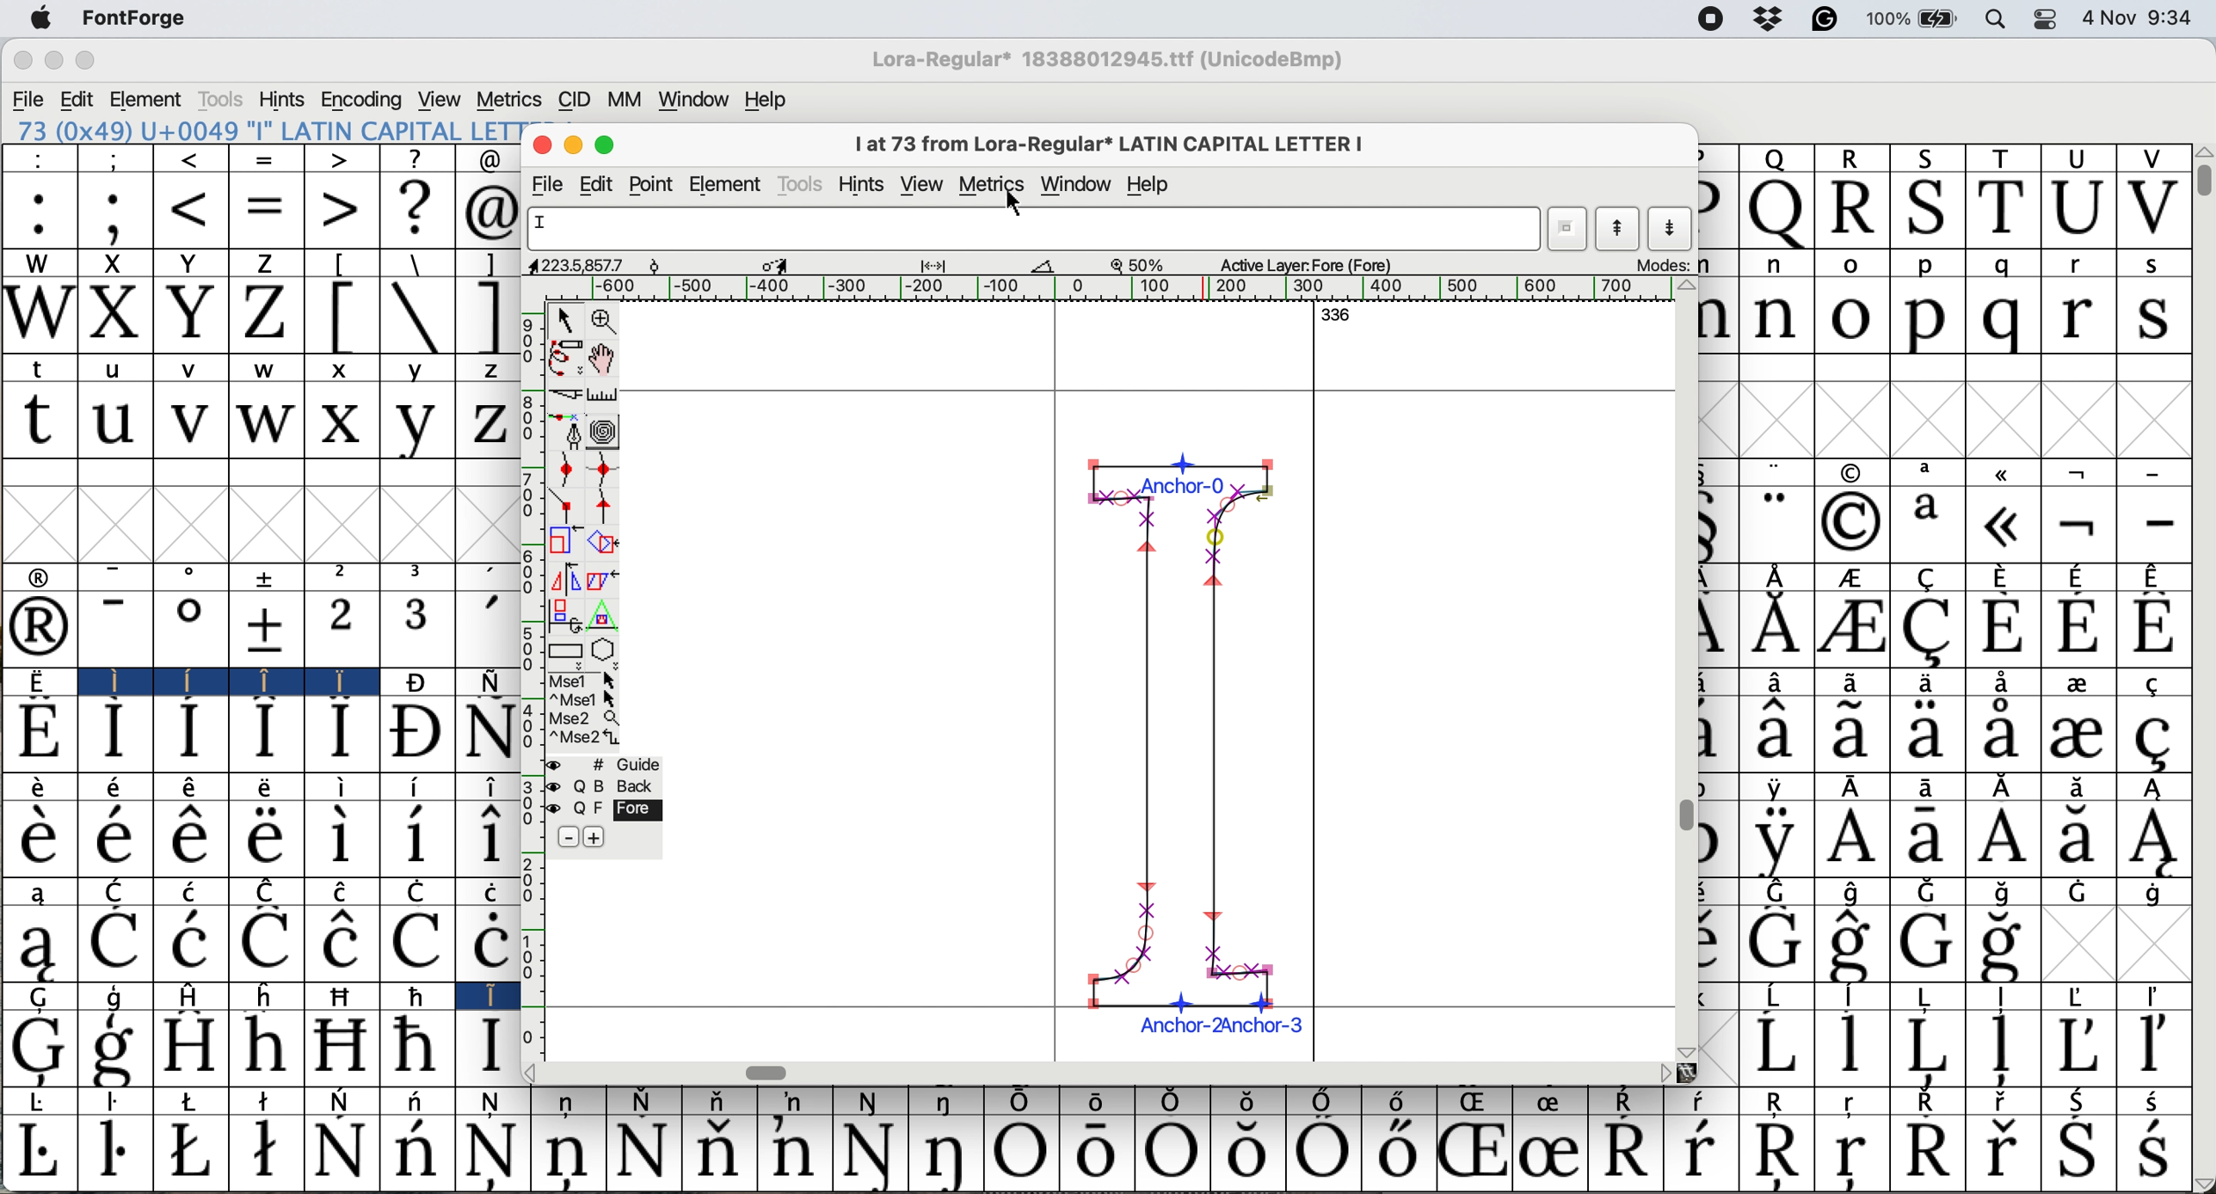 The image size is (2216, 1194). I want to click on 73 (0x49) "I" LATIN CAPITAL LETTER, so click(262, 130).